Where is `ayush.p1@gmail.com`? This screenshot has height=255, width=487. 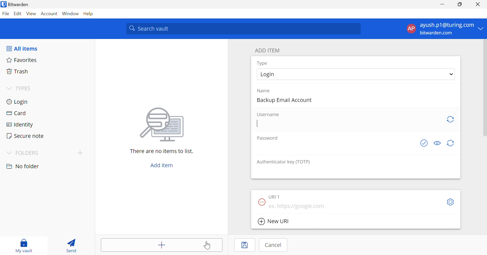 ayush.p1@gmail.com is located at coordinates (446, 25).